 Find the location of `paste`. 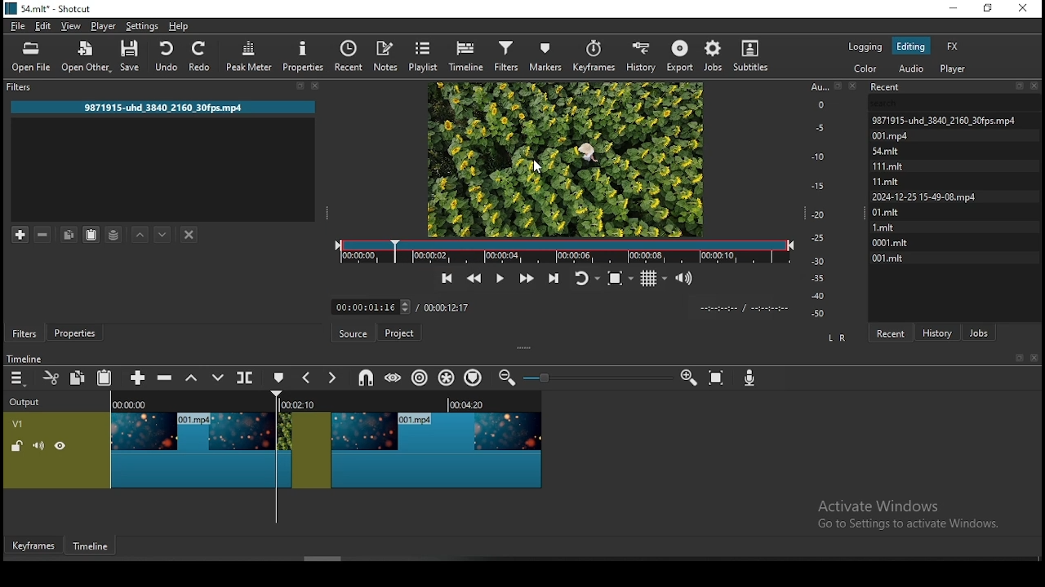

paste is located at coordinates (91, 235).